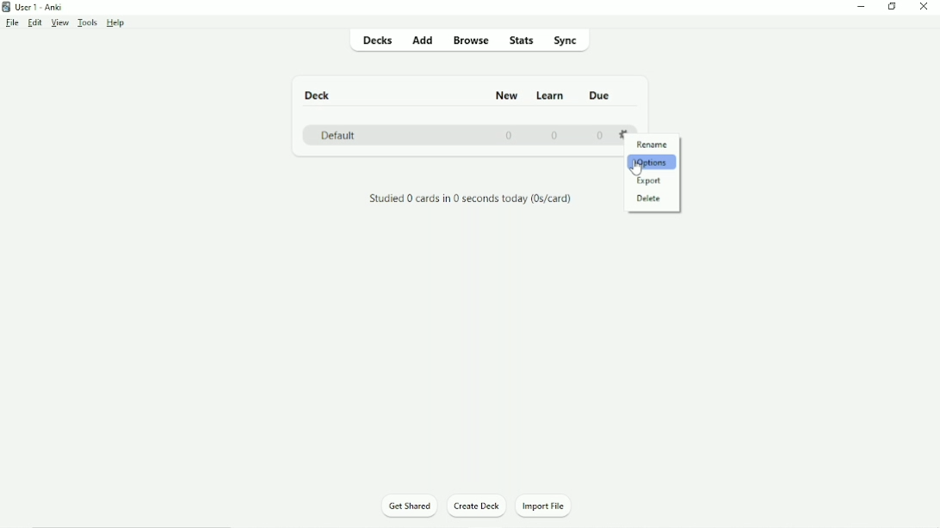 This screenshot has width=940, height=528. What do you see at coordinates (568, 41) in the screenshot?
I see `Sync` at bounding box center [568, 41].